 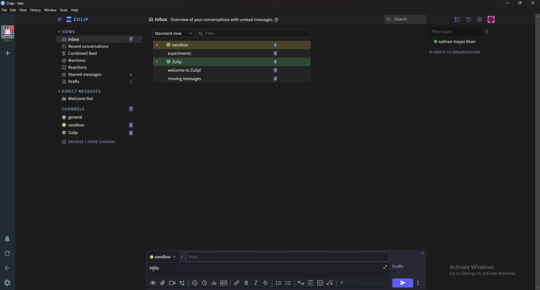 What do you see at coordinates (79, 19) in the screenshot?
I see `Home view` at bounding box center [79, 19].